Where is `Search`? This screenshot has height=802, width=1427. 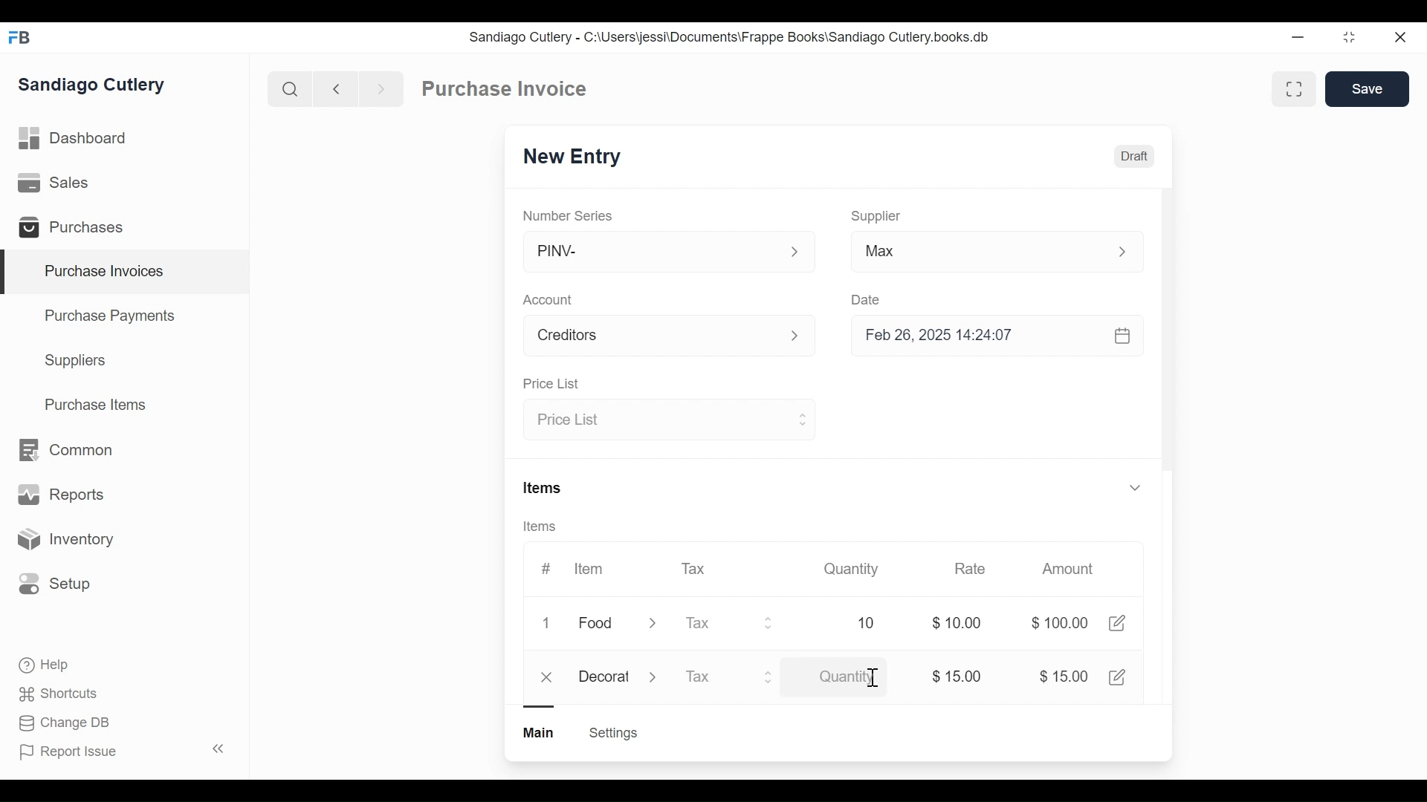
Search is located at coordinates (290, 88).